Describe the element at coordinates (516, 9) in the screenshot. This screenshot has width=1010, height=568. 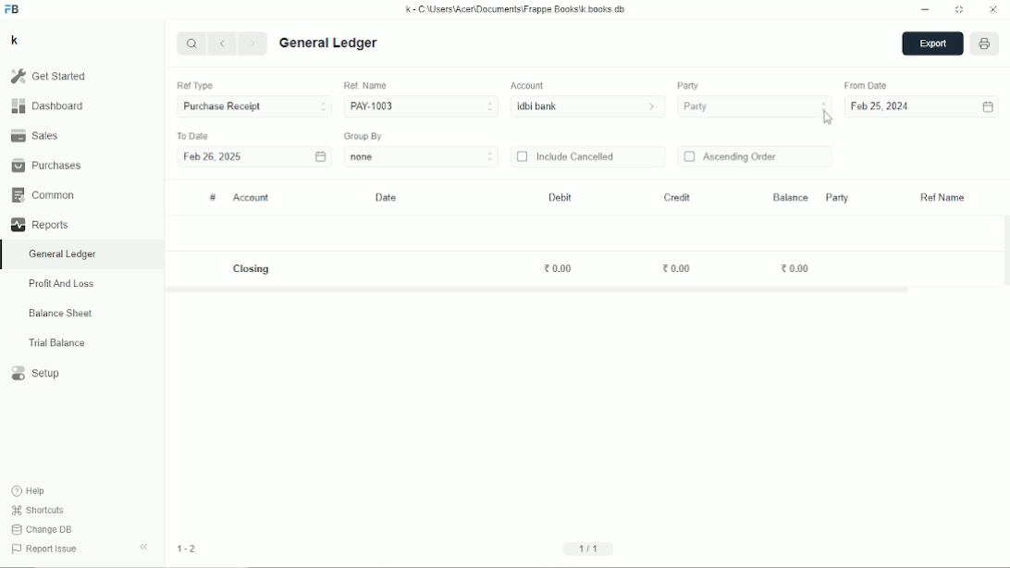
I see `k - C:\Users\Acer\Documents\Frappe books\k.books.db` at that location.